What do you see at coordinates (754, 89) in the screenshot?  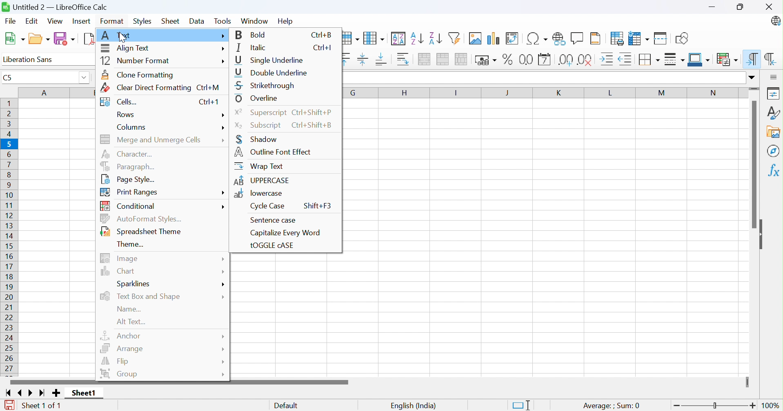 I see `Slider` at bounding box center [754, 89].